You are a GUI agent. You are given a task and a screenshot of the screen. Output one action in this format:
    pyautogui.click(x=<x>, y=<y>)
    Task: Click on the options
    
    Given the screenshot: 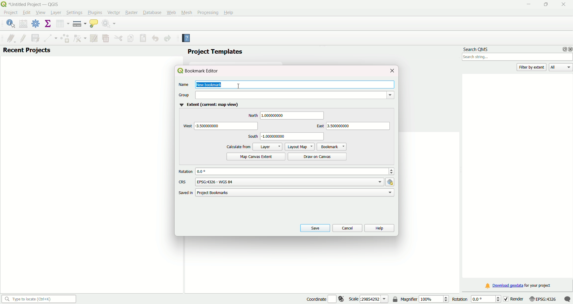 What is the action you would take?
    pyautogui.click(x=563, y=49)
    